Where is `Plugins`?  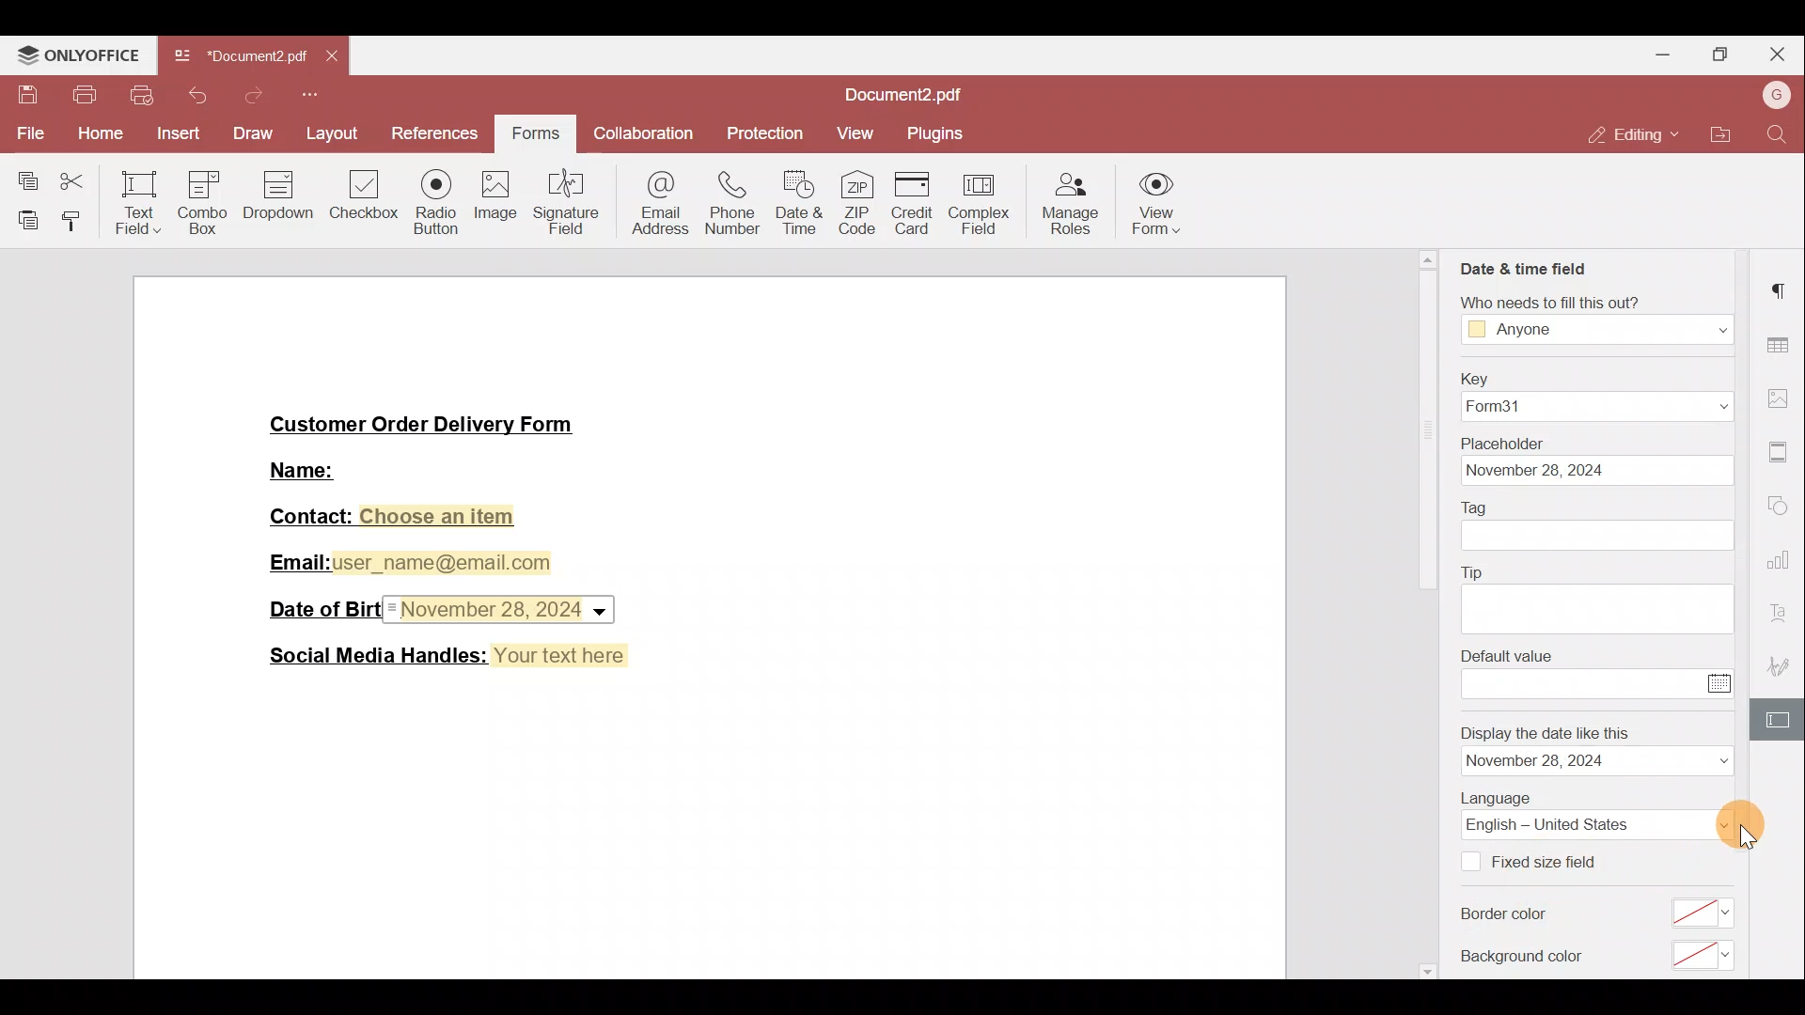 Plugins is located at coordinates (943, 133).